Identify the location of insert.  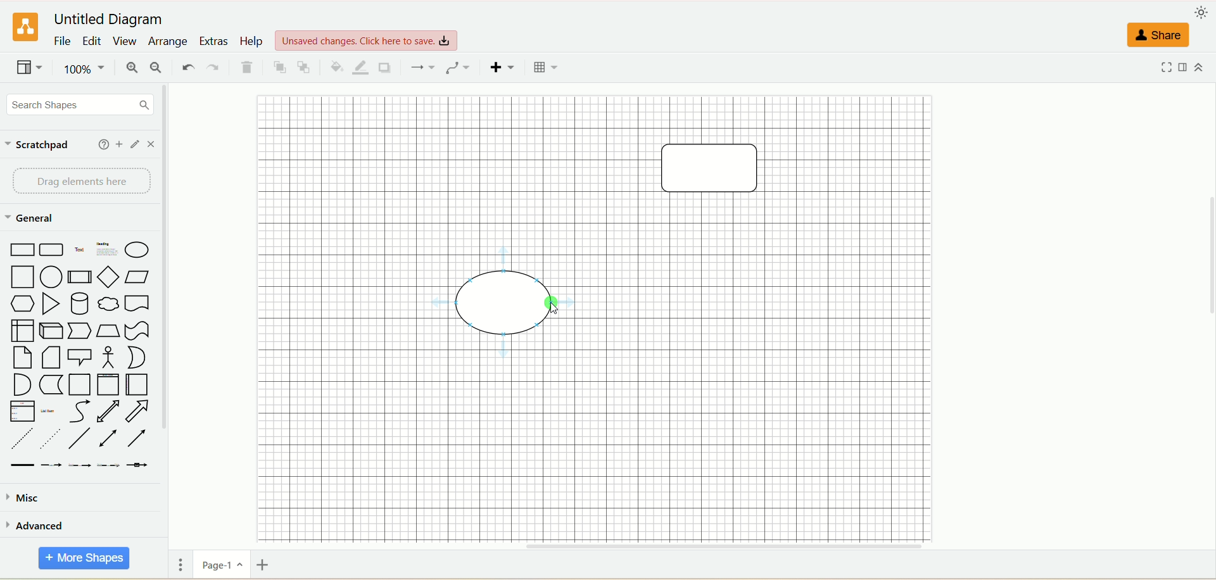
(500, 68).